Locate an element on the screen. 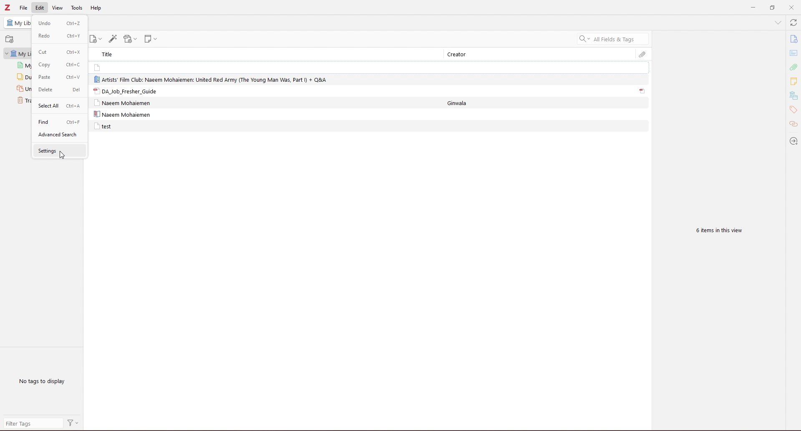 The height and width of the screenshot is (431, 801). DA_Job_Fresher_Guide is located at coordinates (124, 91).